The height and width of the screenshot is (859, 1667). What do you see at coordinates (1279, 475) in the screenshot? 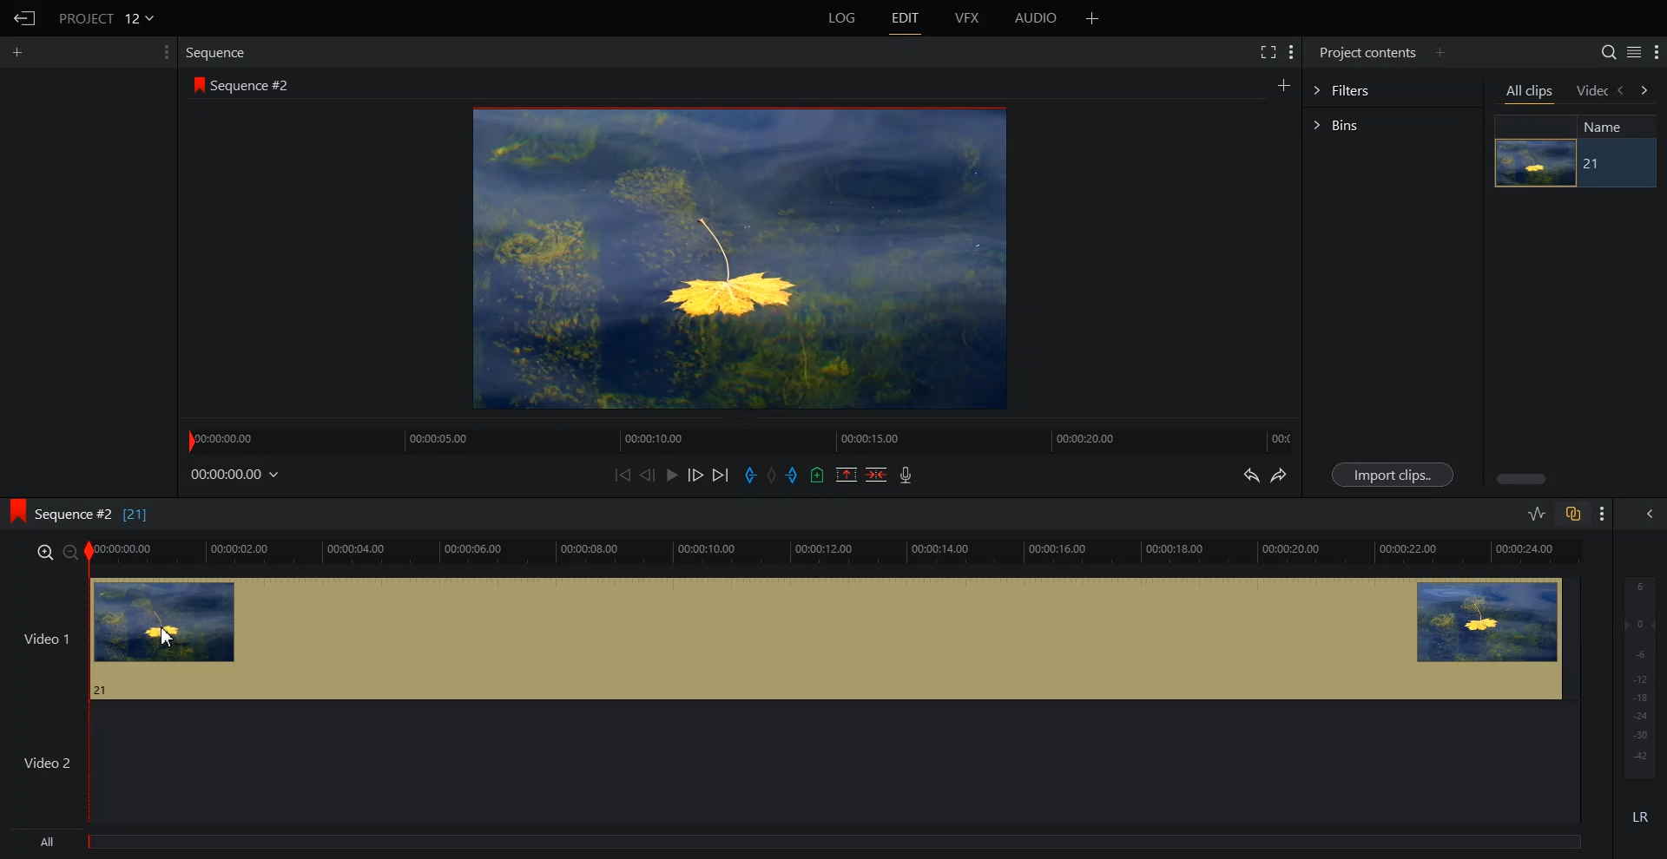
I see `Redo` at bounding box center [1279, 475].